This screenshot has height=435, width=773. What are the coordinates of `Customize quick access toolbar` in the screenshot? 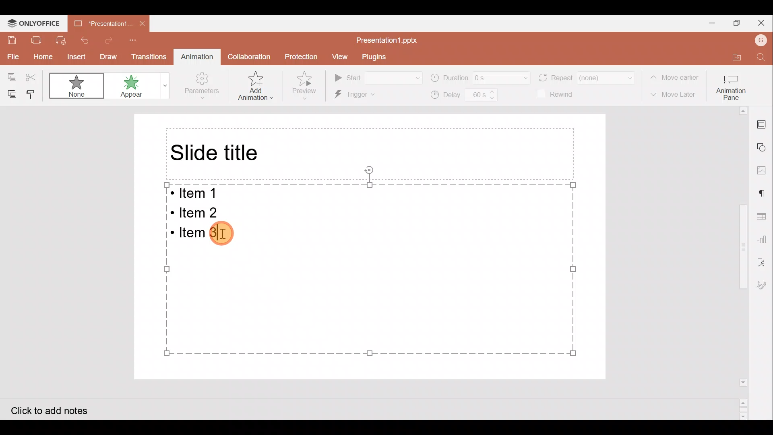 It's located at (138, 39).